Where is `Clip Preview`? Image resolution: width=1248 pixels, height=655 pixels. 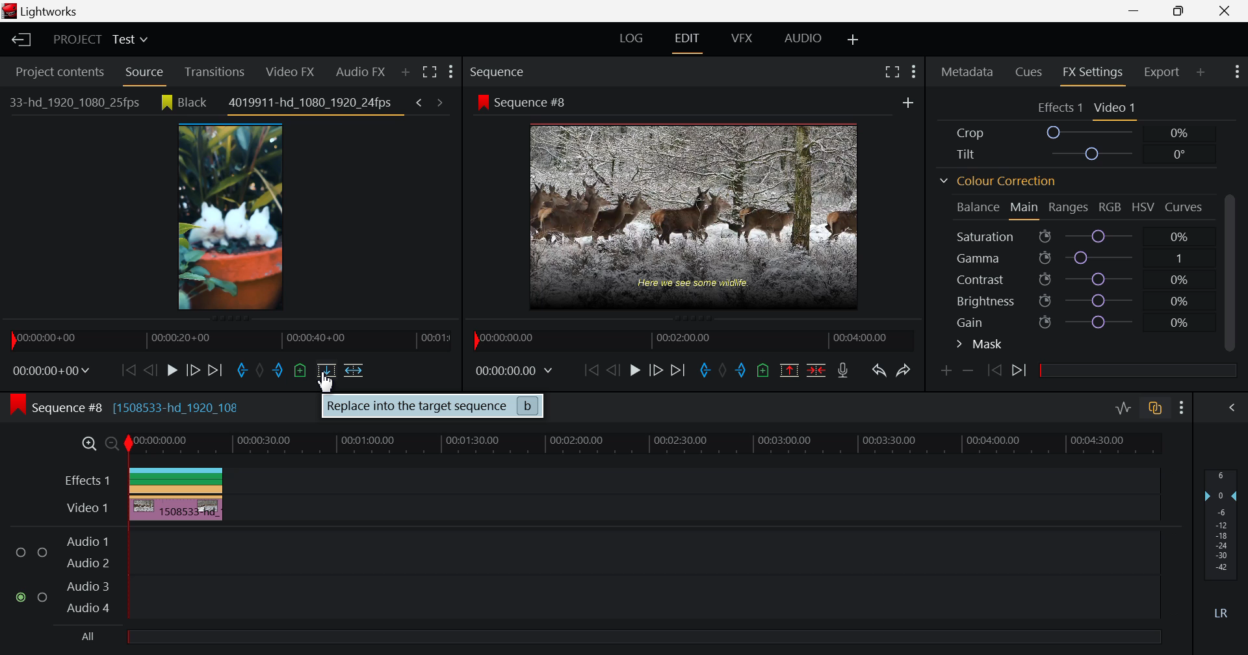 Clip Preview is located at coordinates (237, 218).